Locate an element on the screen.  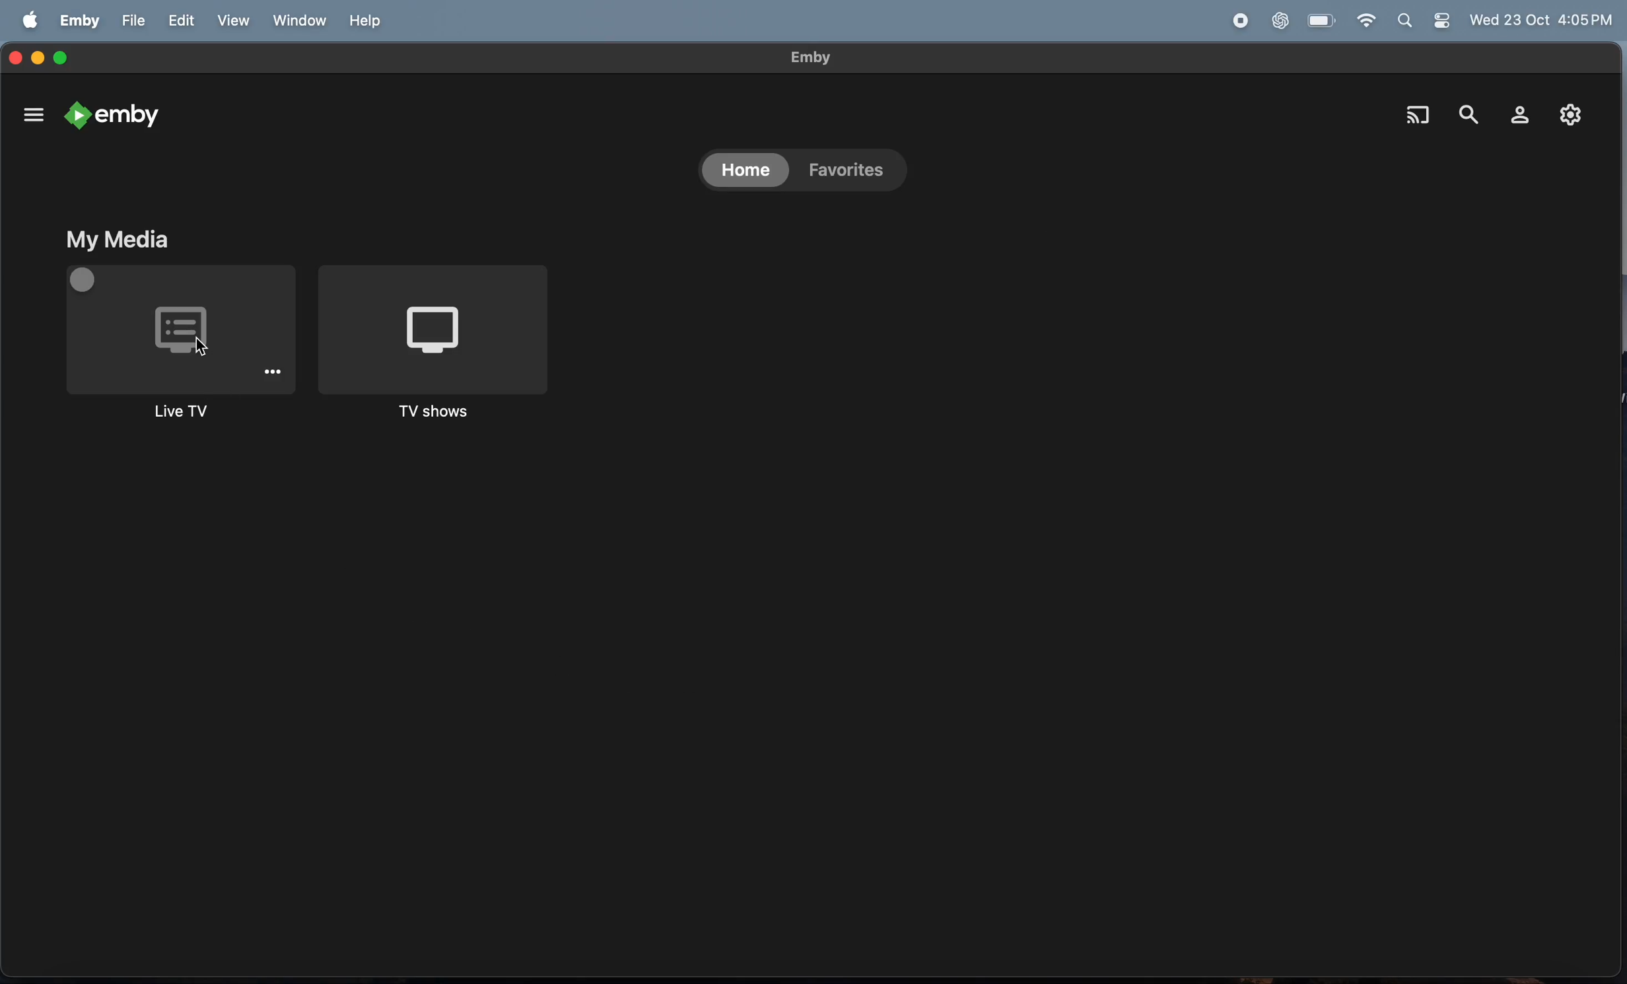
apple widgets is located at coordinates (1428, 22).